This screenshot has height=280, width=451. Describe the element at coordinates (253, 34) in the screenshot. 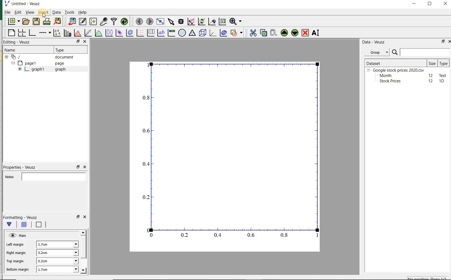

I see `cut the selected widget` at that location.